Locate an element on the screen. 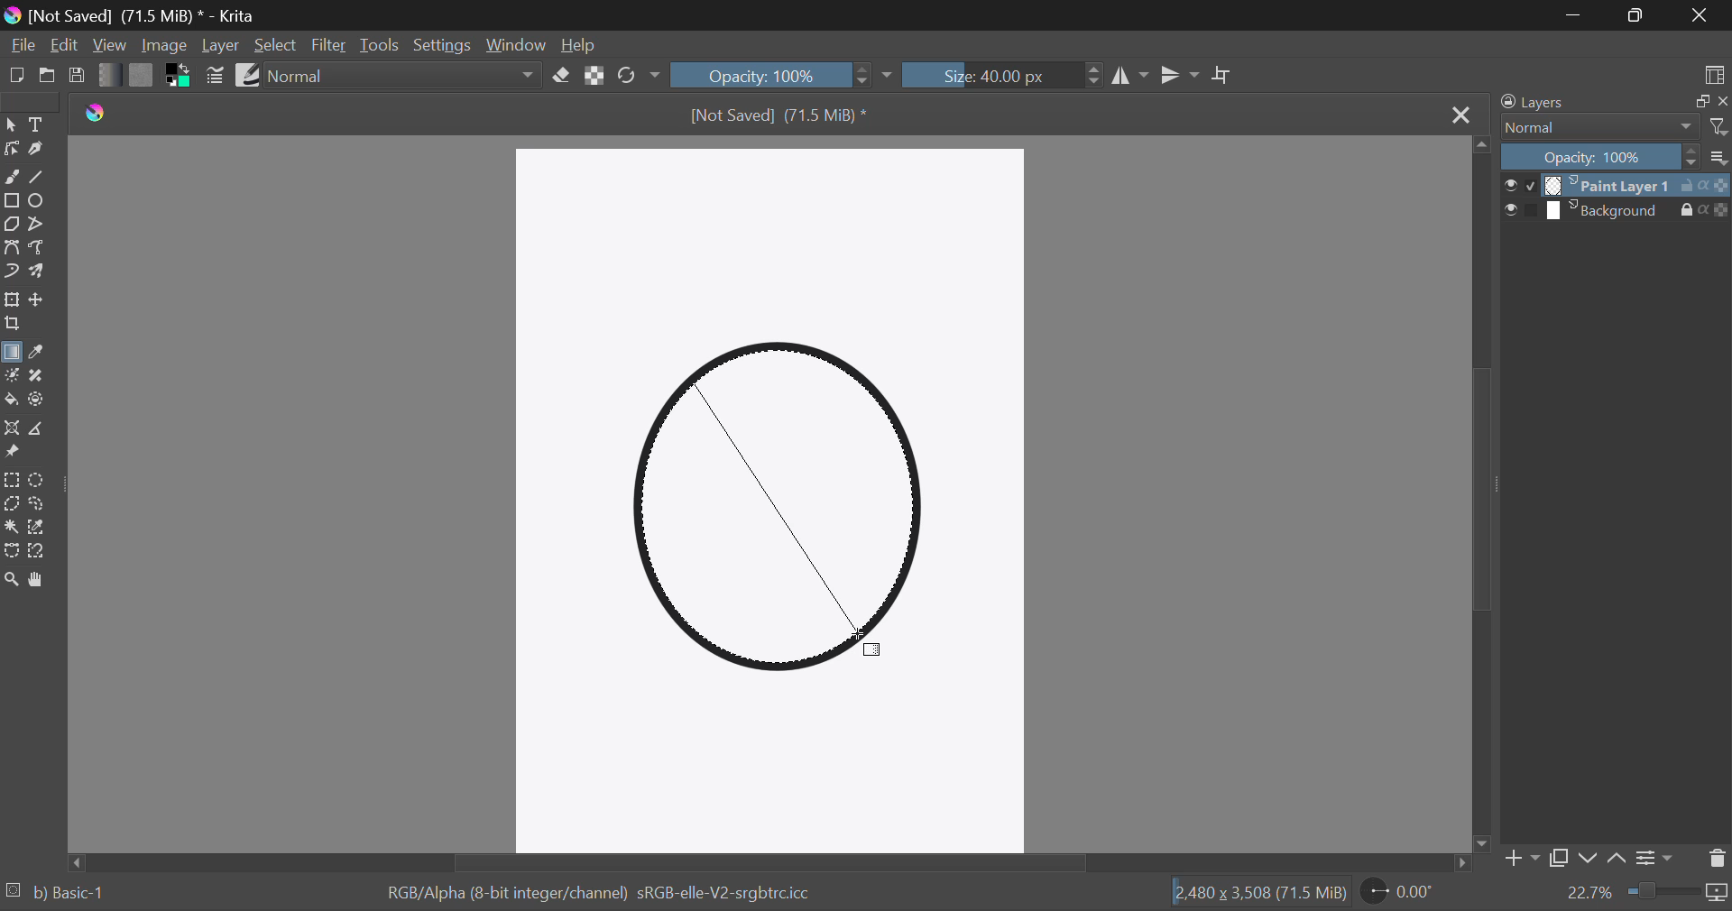 The height and width of the screenshot is (911, 1732). Colors in use is located at coordinates (179, 77).